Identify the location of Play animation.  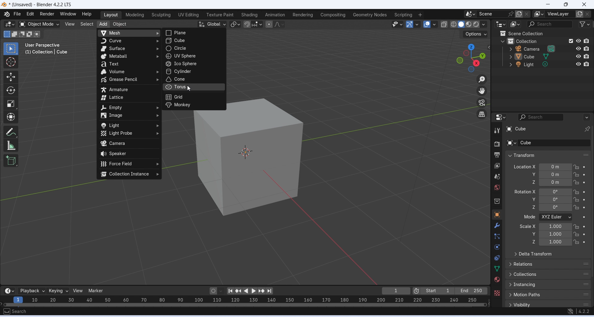
(253, 291).